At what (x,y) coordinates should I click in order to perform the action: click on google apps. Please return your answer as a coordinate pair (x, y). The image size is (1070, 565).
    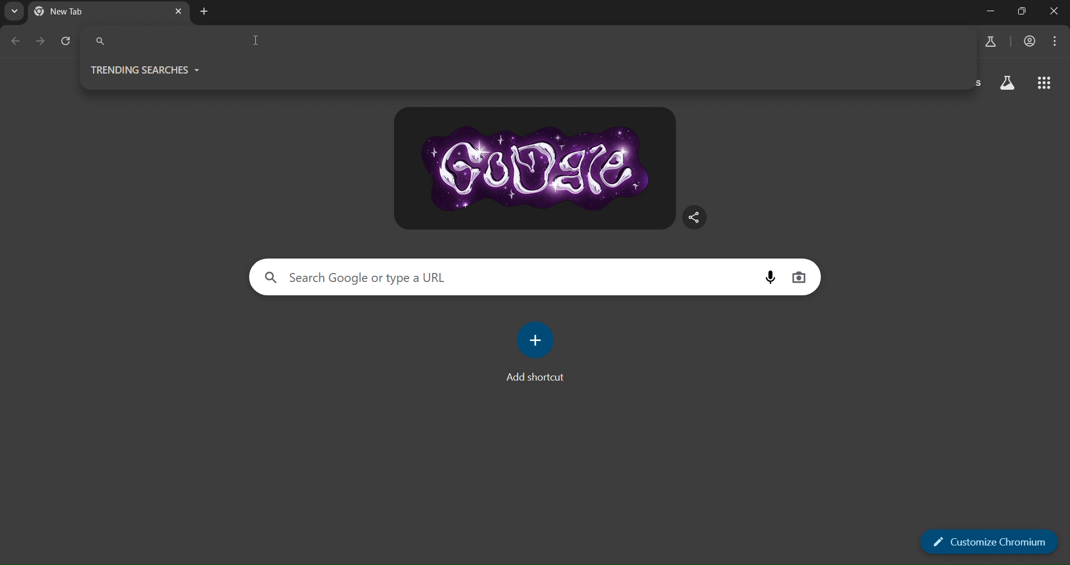
    Looking at the image, I should click on (1041, 82).